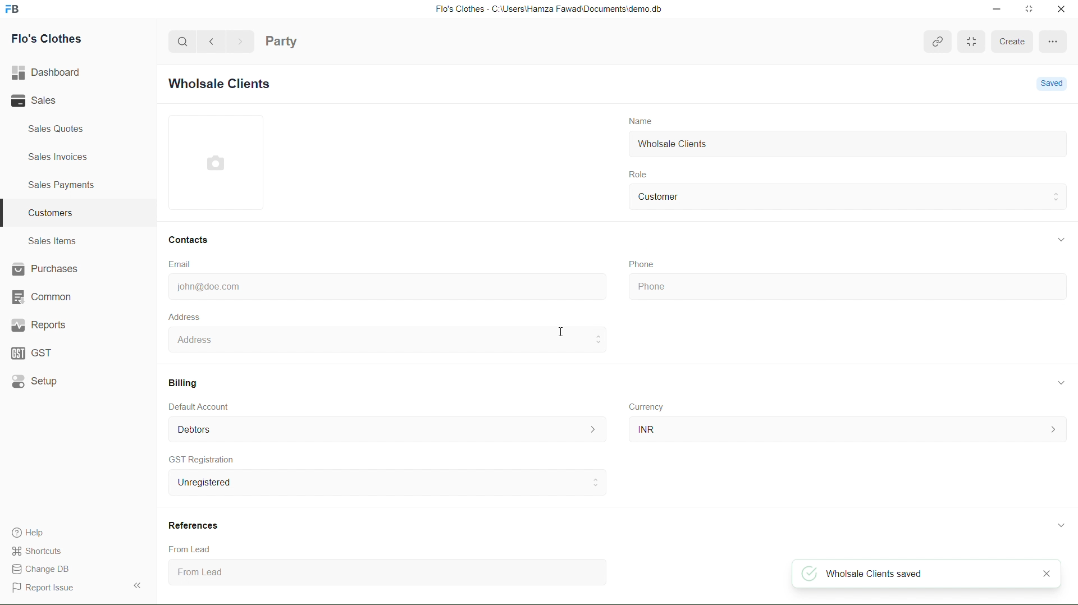  What do you see at coordinates (547, 8) in the screenshot?
I see `Flo's Clothes - C:\Users\Hamza Fawad\Documentsidemo. db` at bounding box center [547, 8].